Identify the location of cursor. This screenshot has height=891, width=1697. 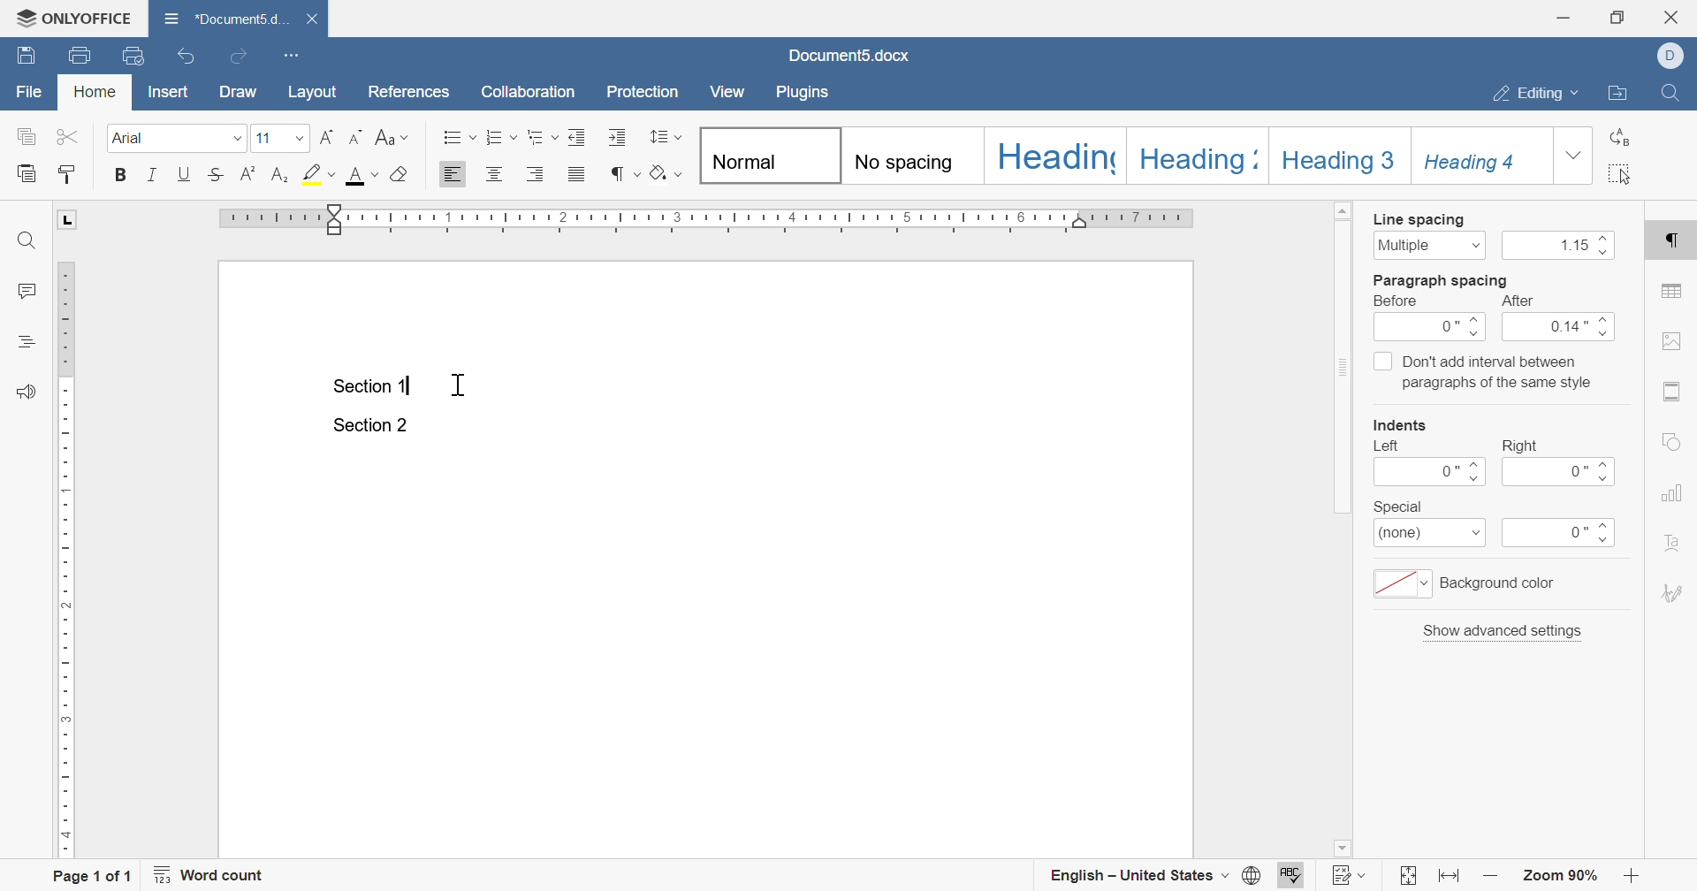
(460, 385).